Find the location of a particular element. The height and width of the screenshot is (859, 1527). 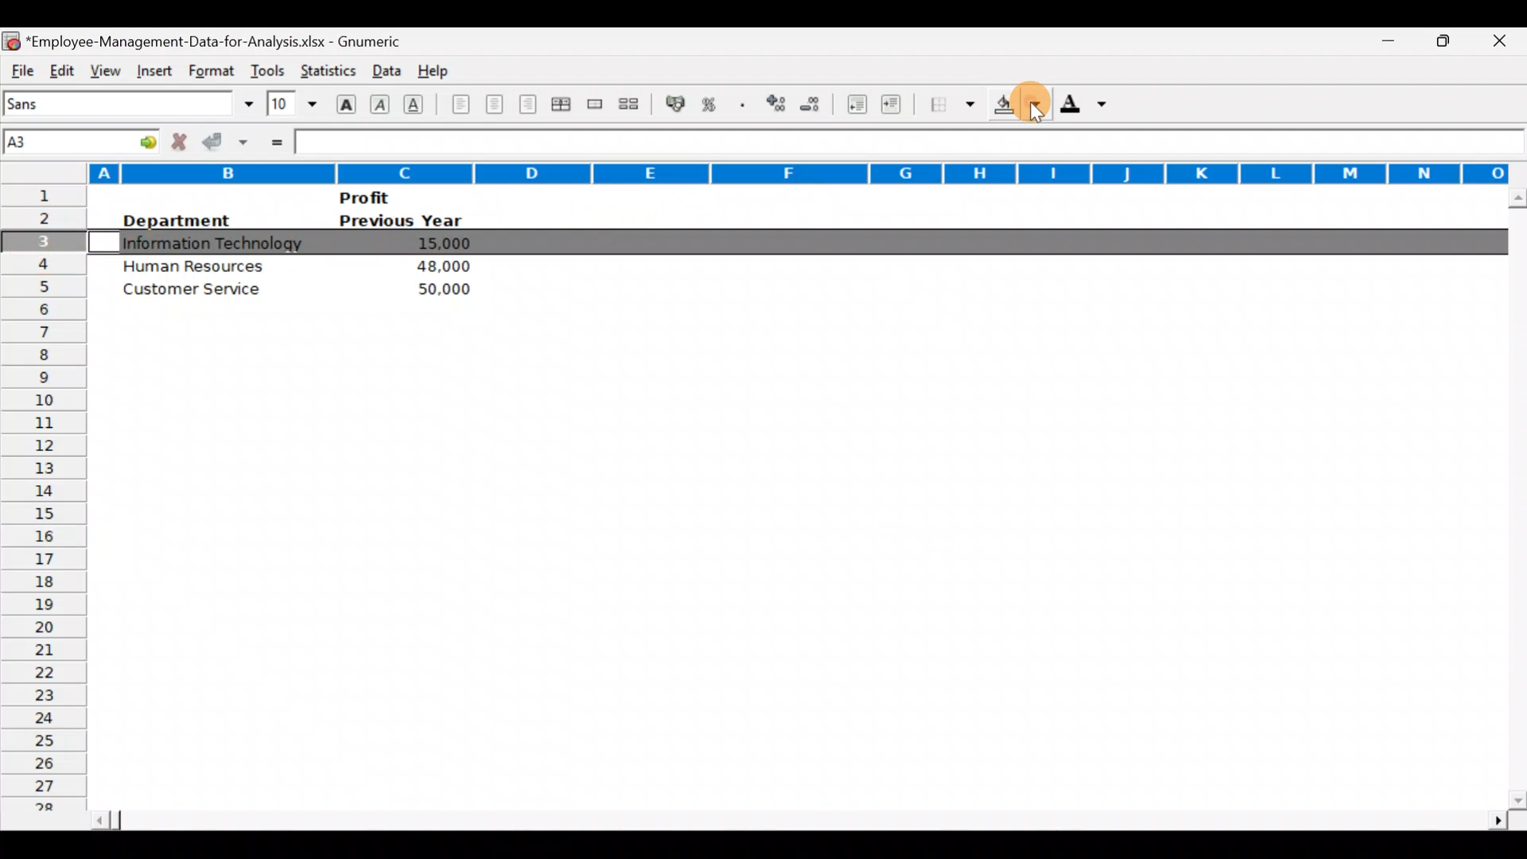

Foreground is located at coordinates (1089, 109).